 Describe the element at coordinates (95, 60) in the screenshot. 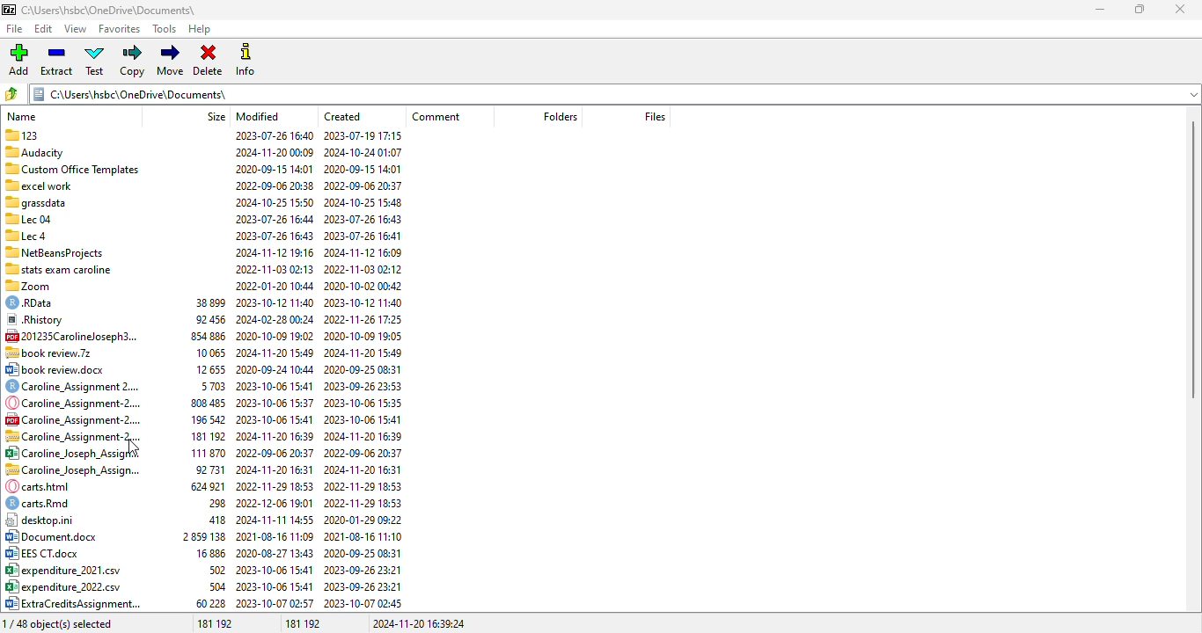

I see `test` at that location.